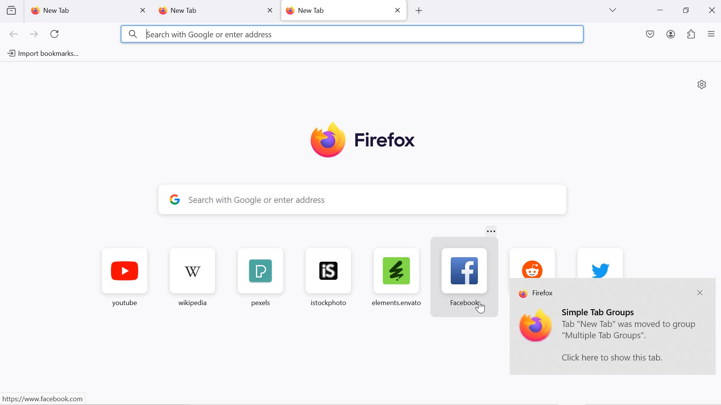 This screenshot has height=405, width=721. What do you see at coordinates (79, 11) in the screenshot?
I see `new tab` at bounding box center [79, 11].